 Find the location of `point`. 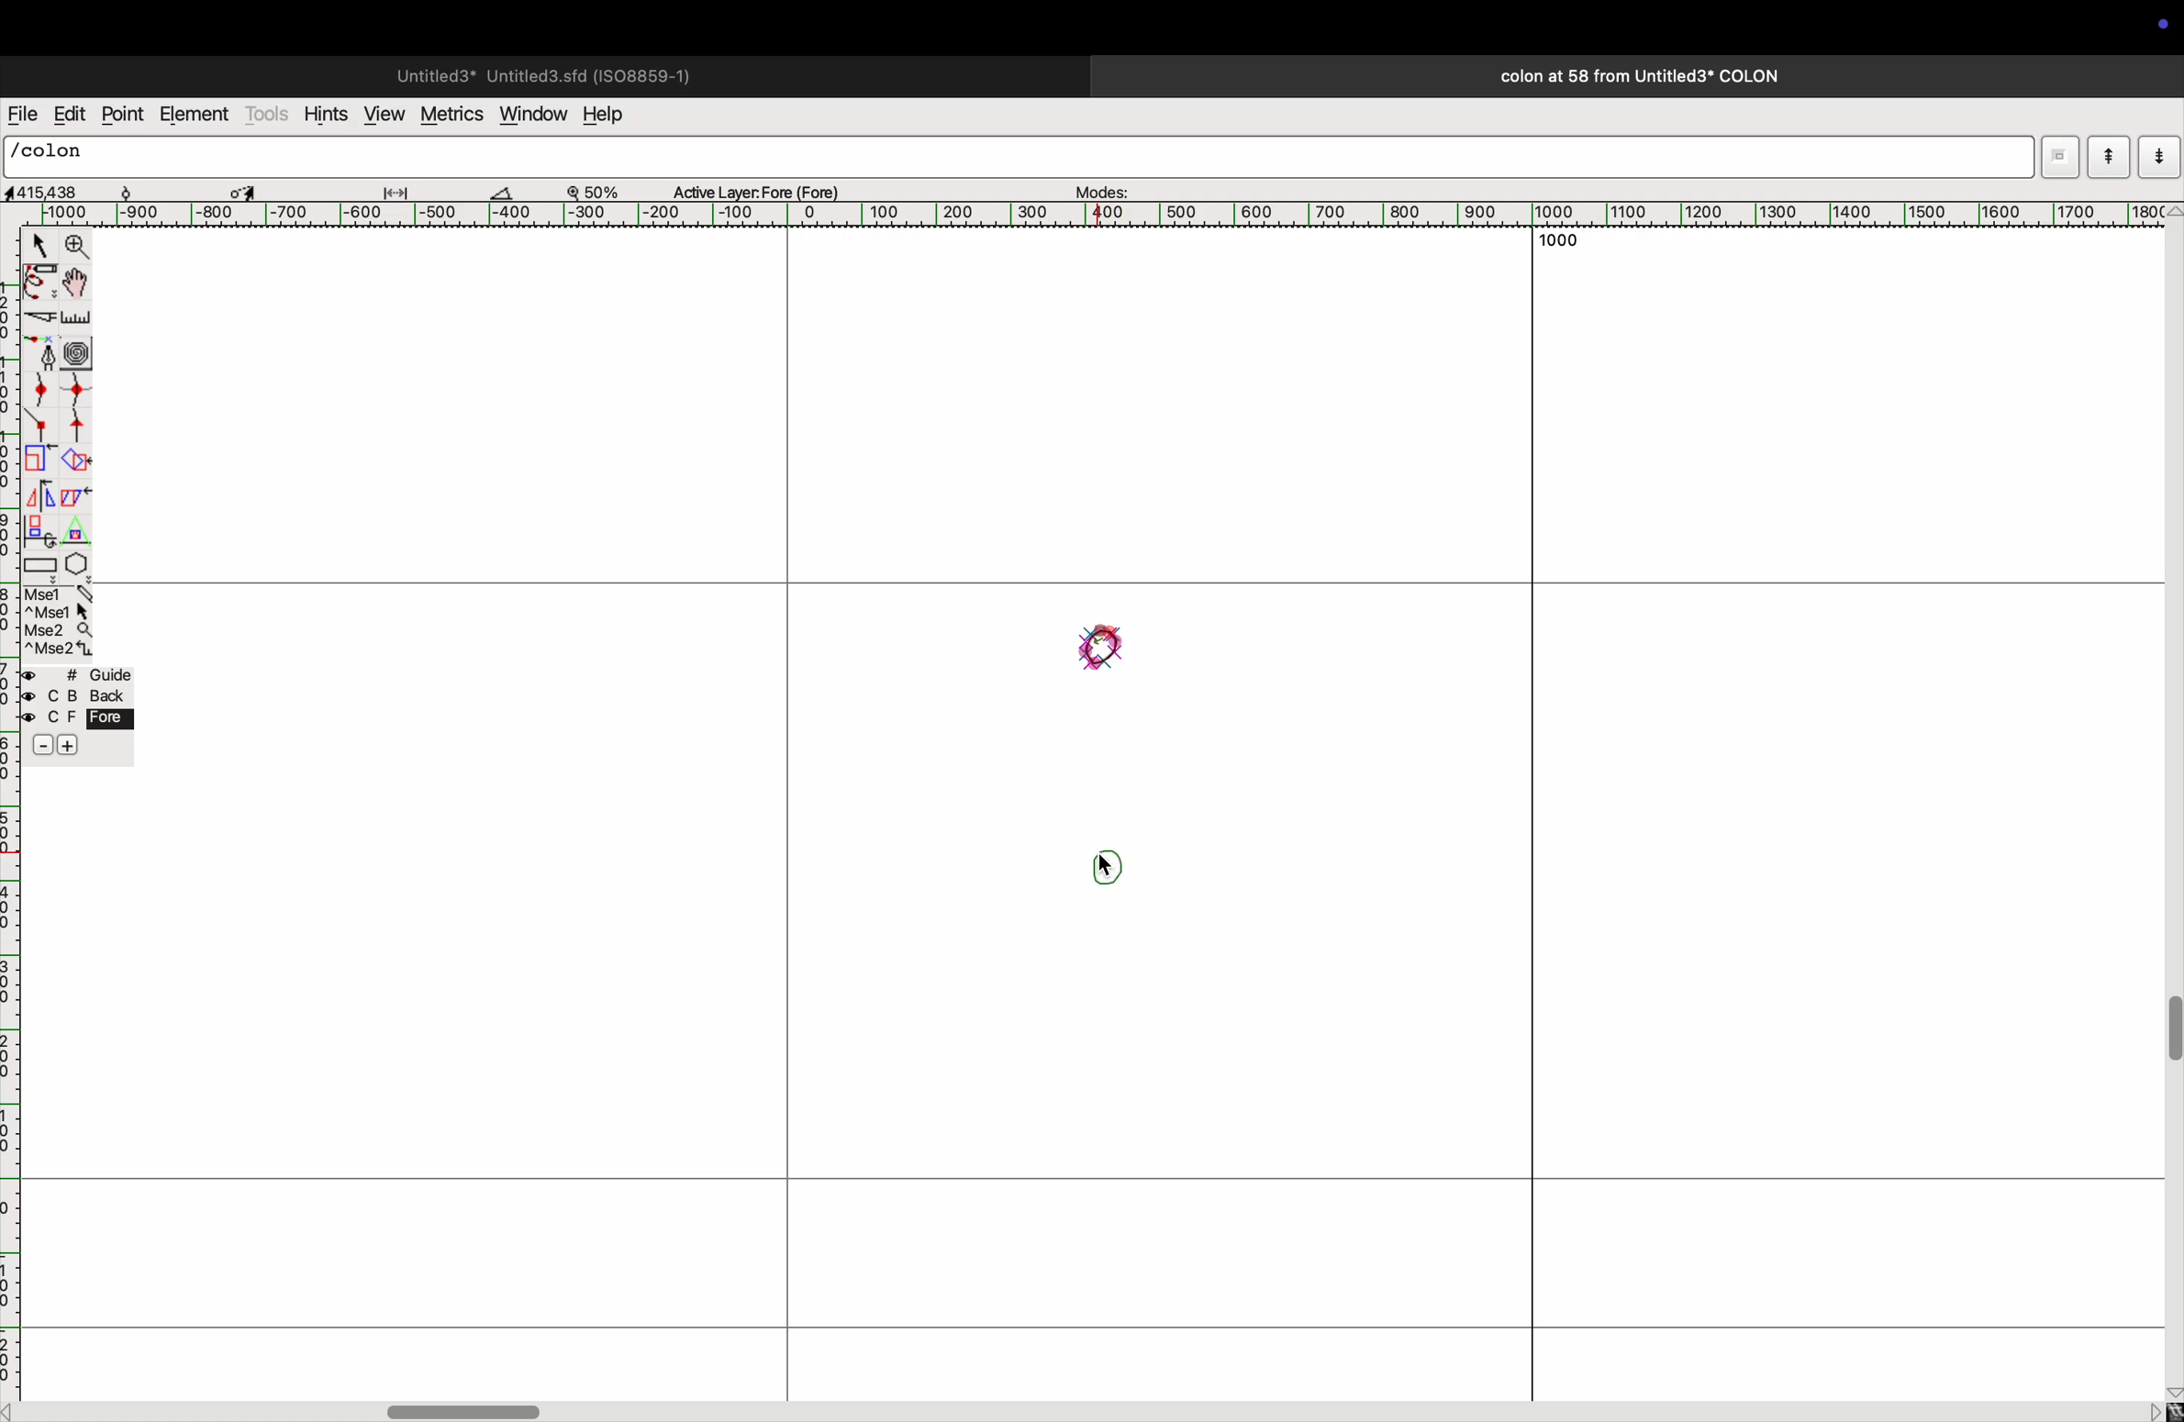

point is located at coordinates (126, 116).